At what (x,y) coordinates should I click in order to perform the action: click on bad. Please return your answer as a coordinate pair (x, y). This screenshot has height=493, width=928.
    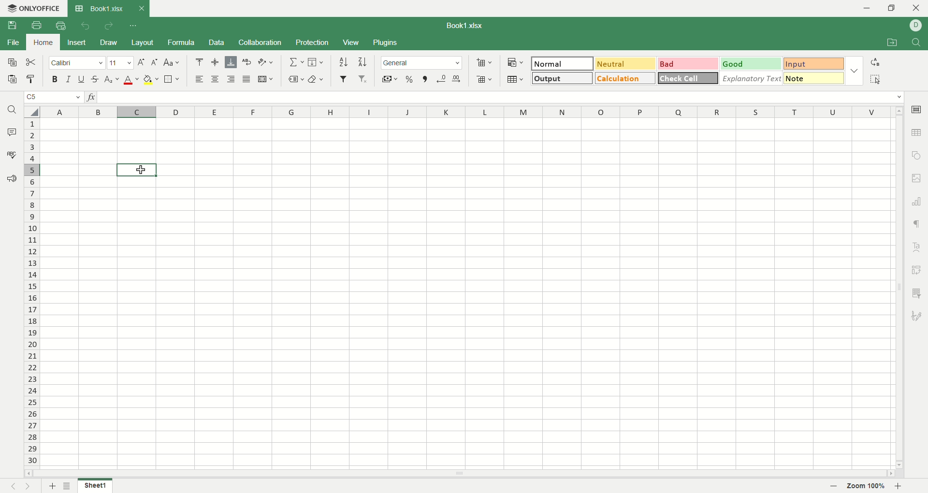
    Looking at the image, I should click on (687, 64).